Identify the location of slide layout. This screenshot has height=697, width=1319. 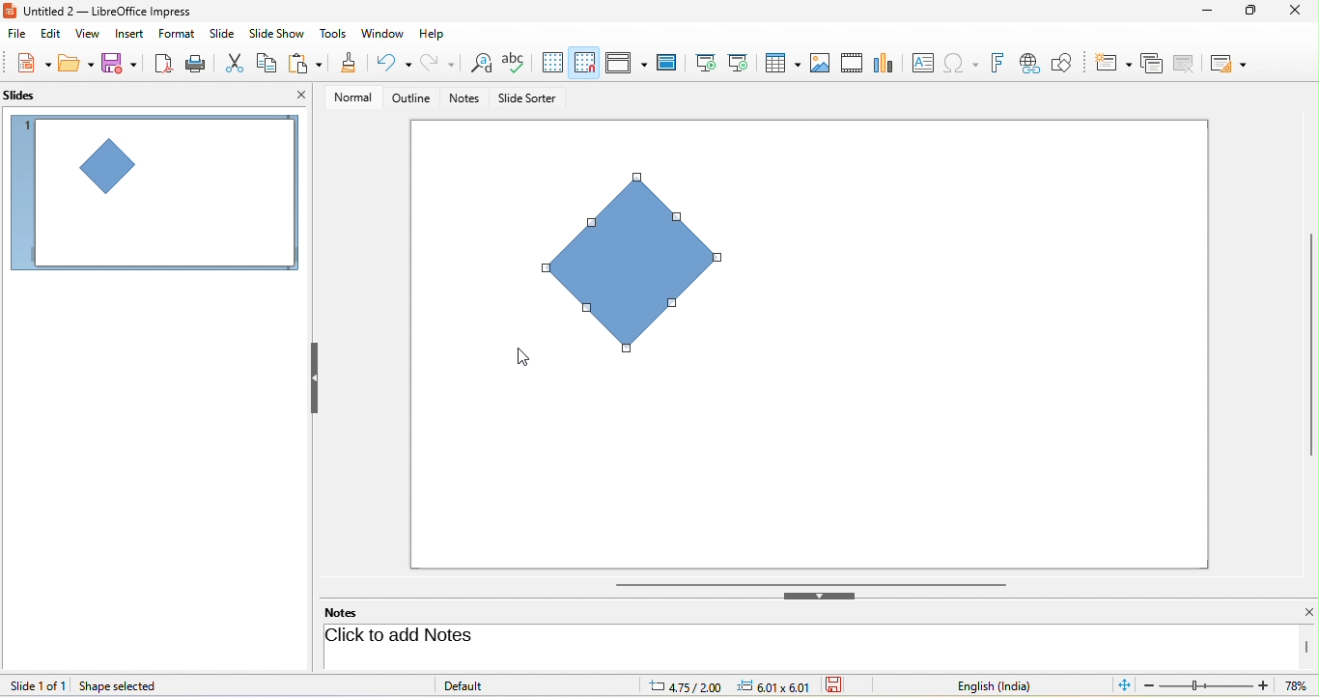
(1233, 62).